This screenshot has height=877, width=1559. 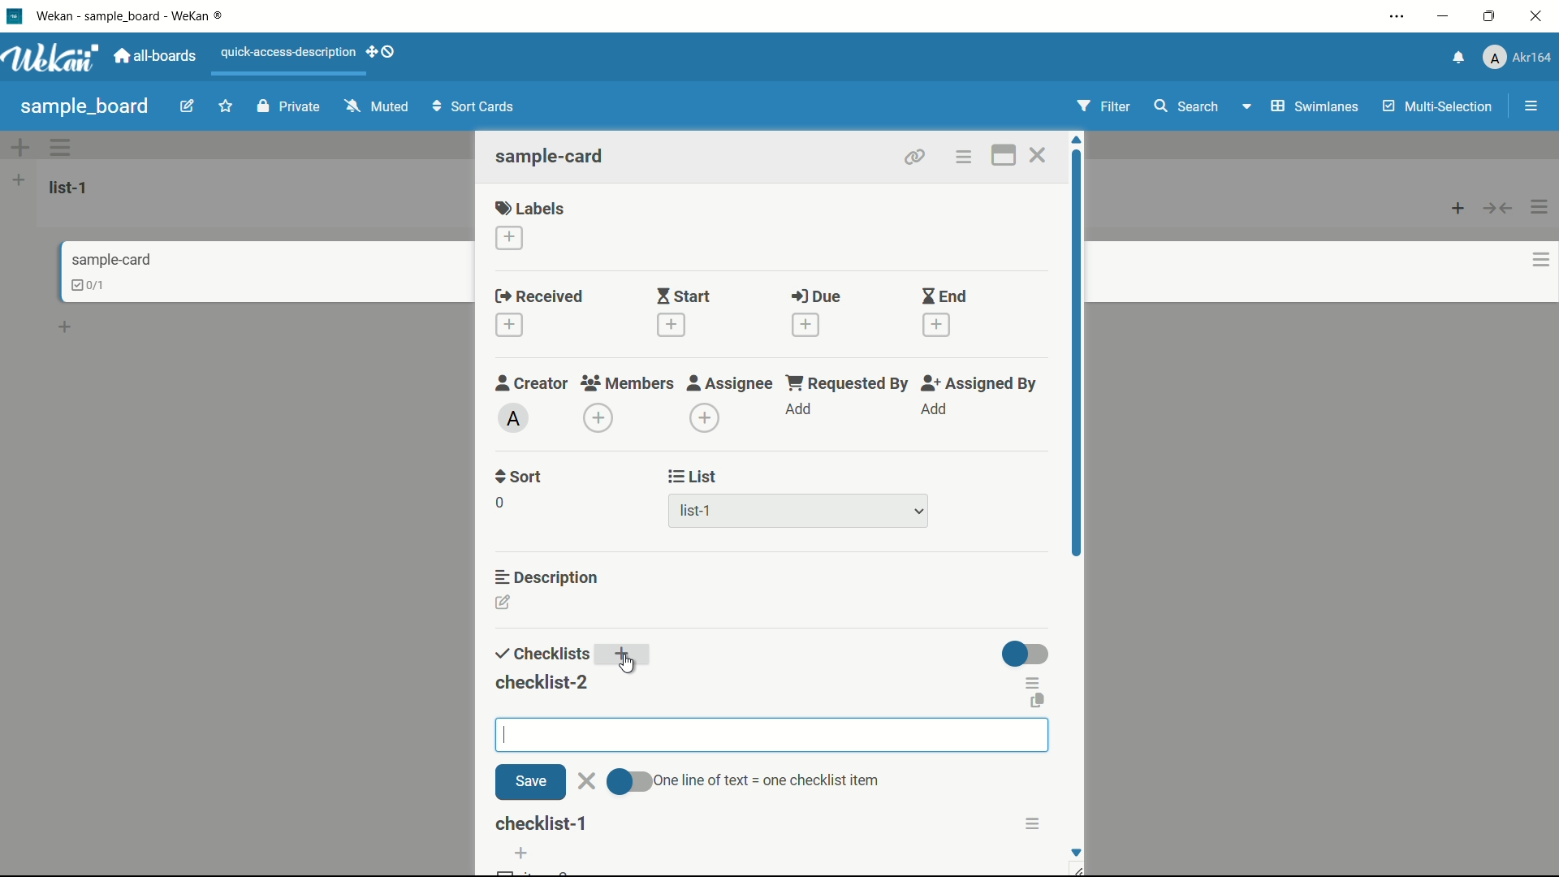 What do you see at coordinates (669, 325) in the screenshot?
I see `add date` at bounding box center [669, 325].